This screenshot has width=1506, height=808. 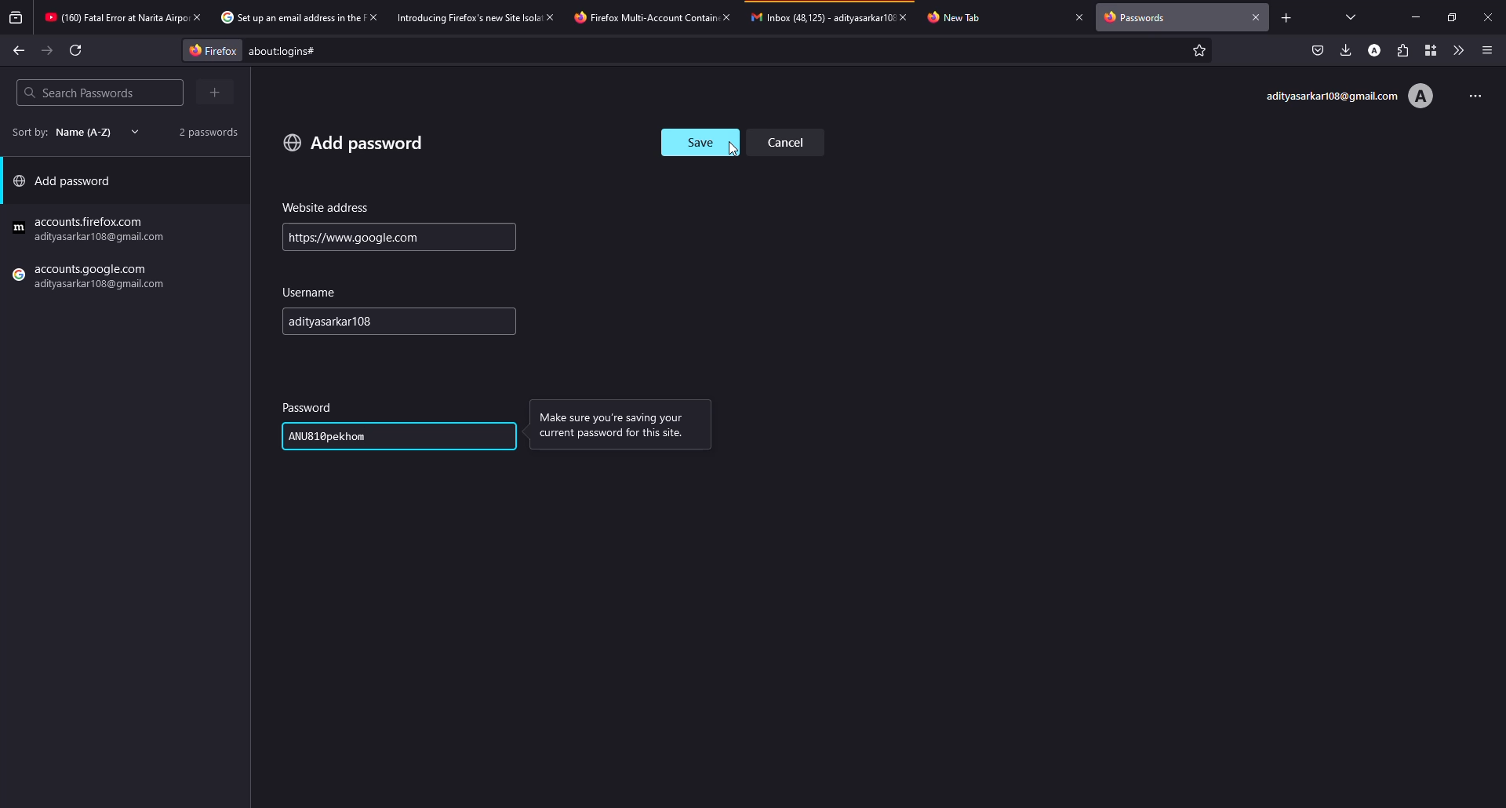 I want to click on firefox, so click(x=208, y=49).